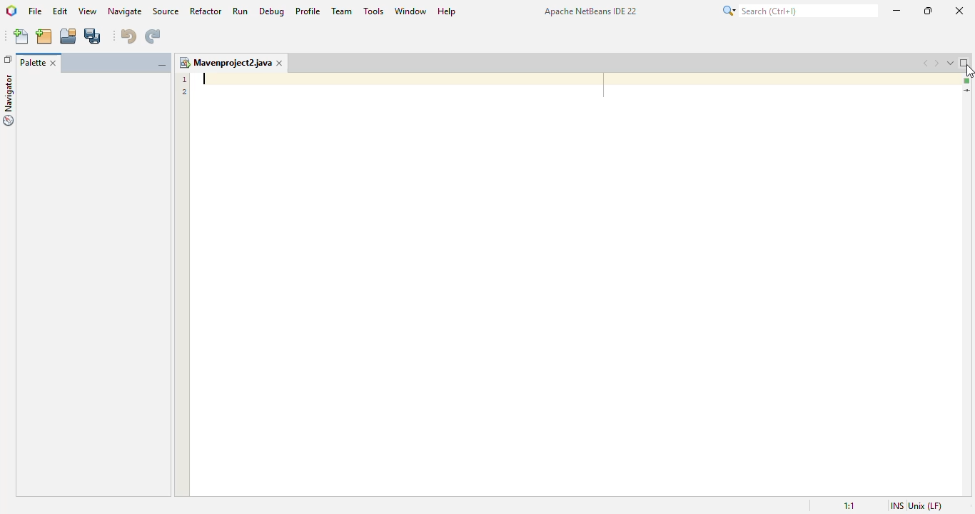 The width and height of the screenshot is (975, 514). I want to click on debug, so click(272, 11).